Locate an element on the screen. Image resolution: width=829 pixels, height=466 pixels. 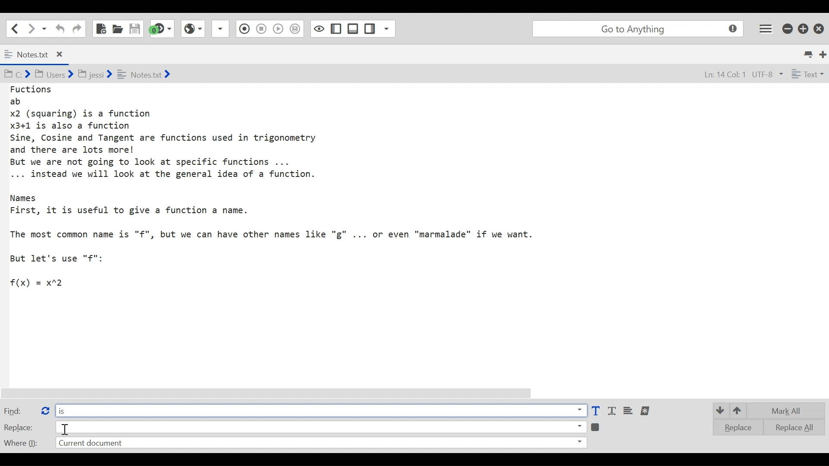
Stop Recording Macro is located at coordinates (243, 30).